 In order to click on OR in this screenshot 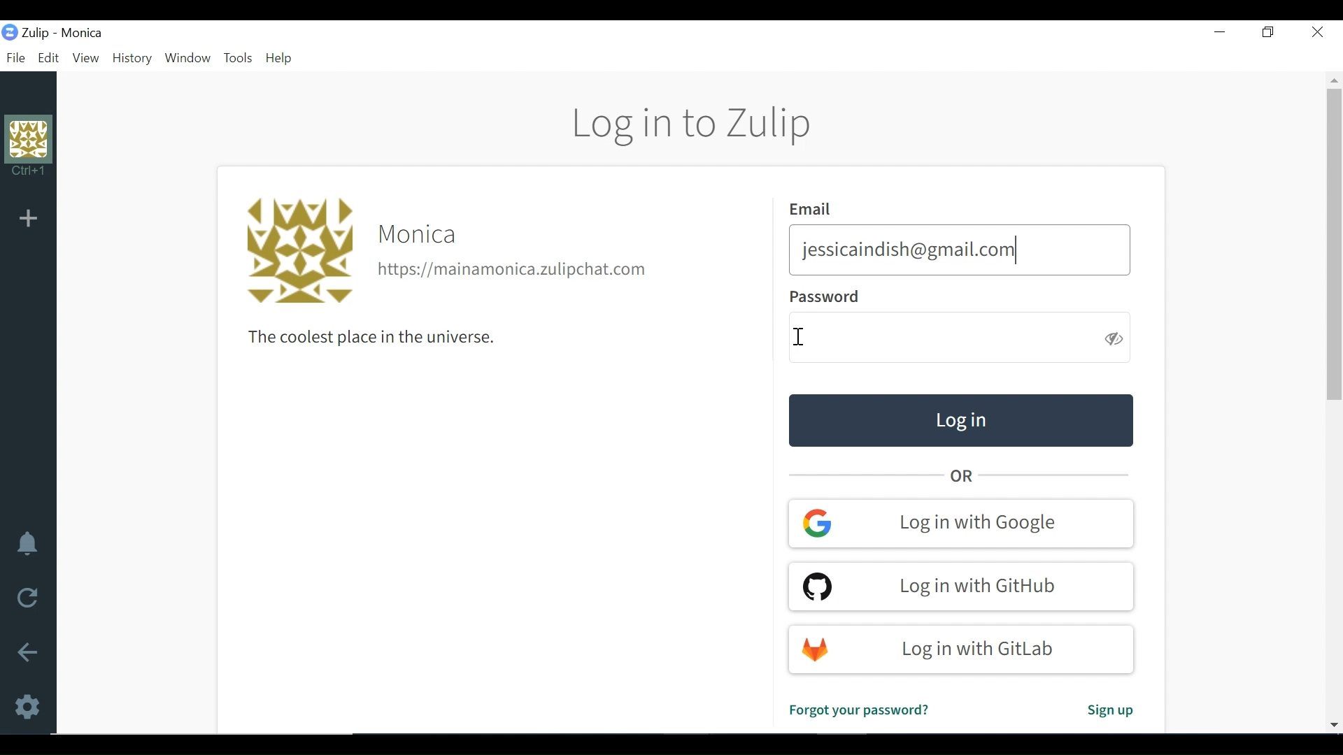, I will do `click(965, 476)`.